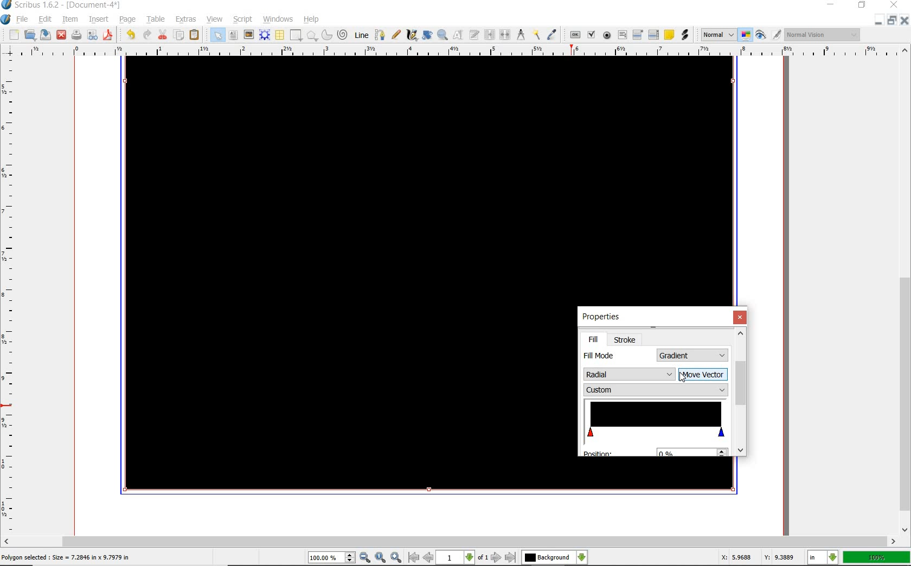 The height and width of the screenshot is (566, 911). Describe the element at coordinates (397, 35) in the screenshot. I see `freehand line` at that location.